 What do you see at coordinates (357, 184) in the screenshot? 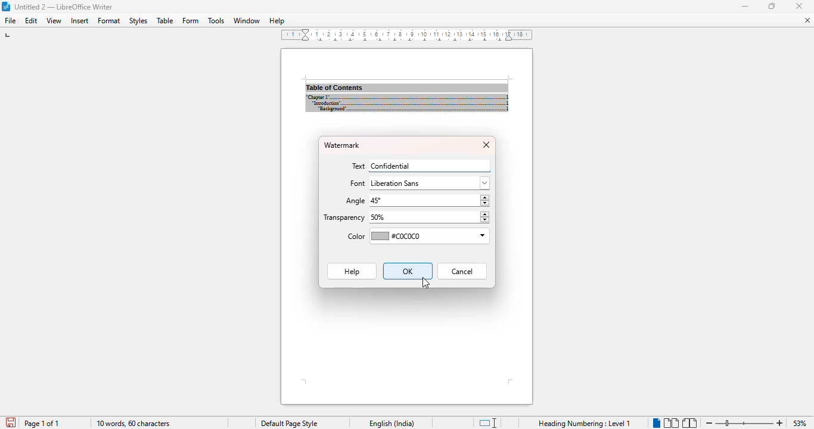
I see `font` at bounding box center [357, 184].